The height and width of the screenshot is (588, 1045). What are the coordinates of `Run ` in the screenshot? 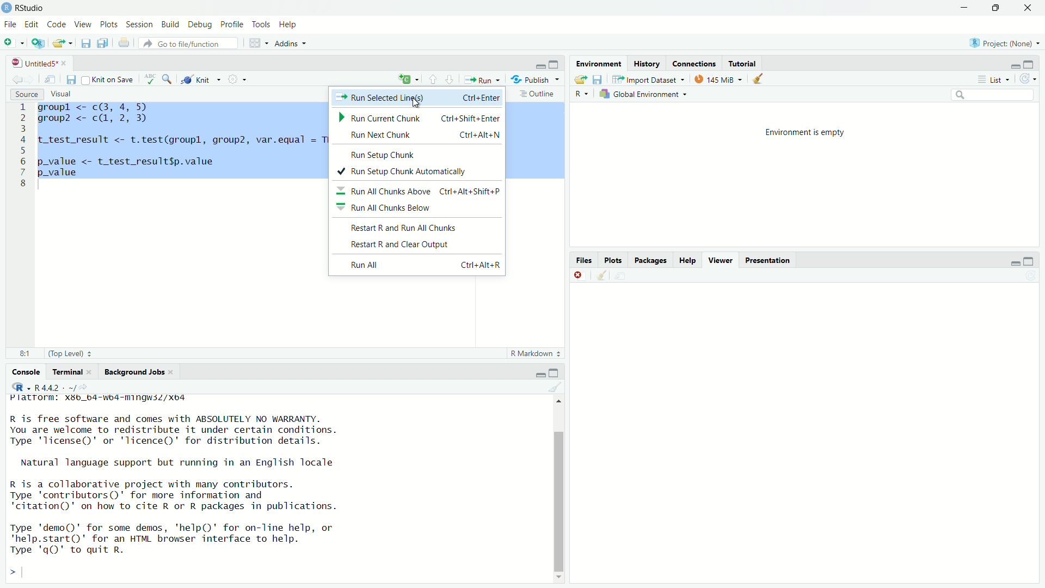 It's located at (480, 78).